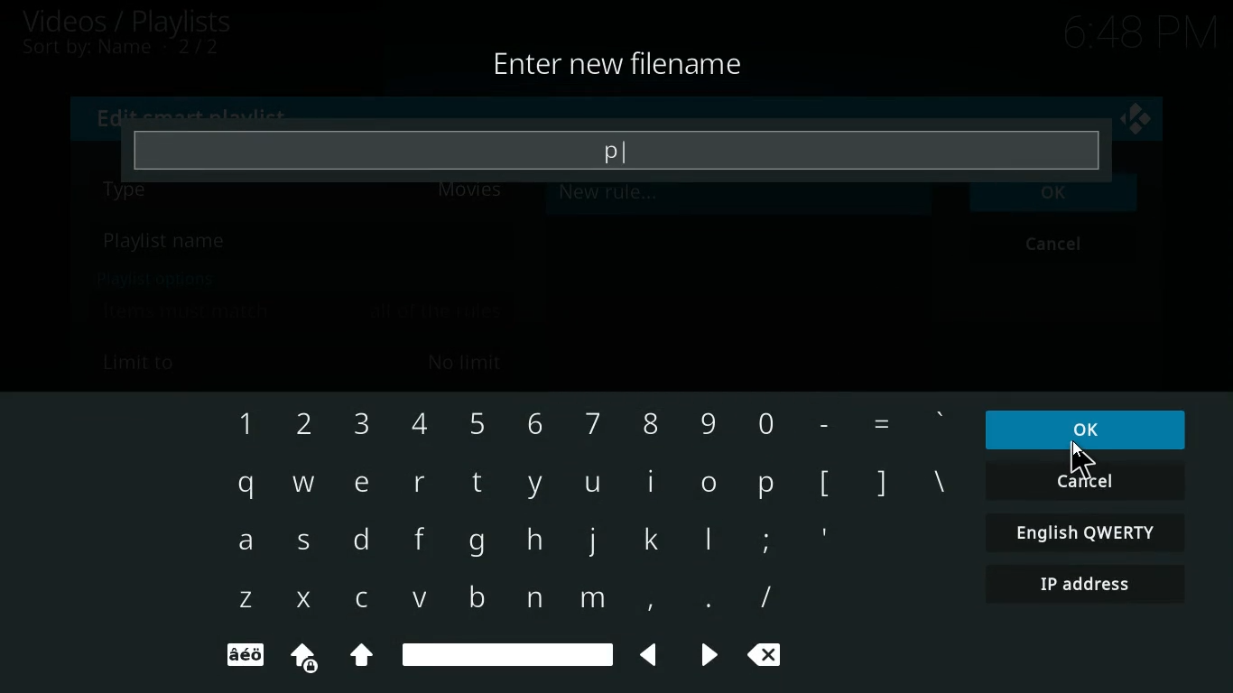 The height and width of the screenshot is (693, 1233). What do you see at coordinates (301, 243) in the screenshot?
I see `name` at bounding box center [301, 243].